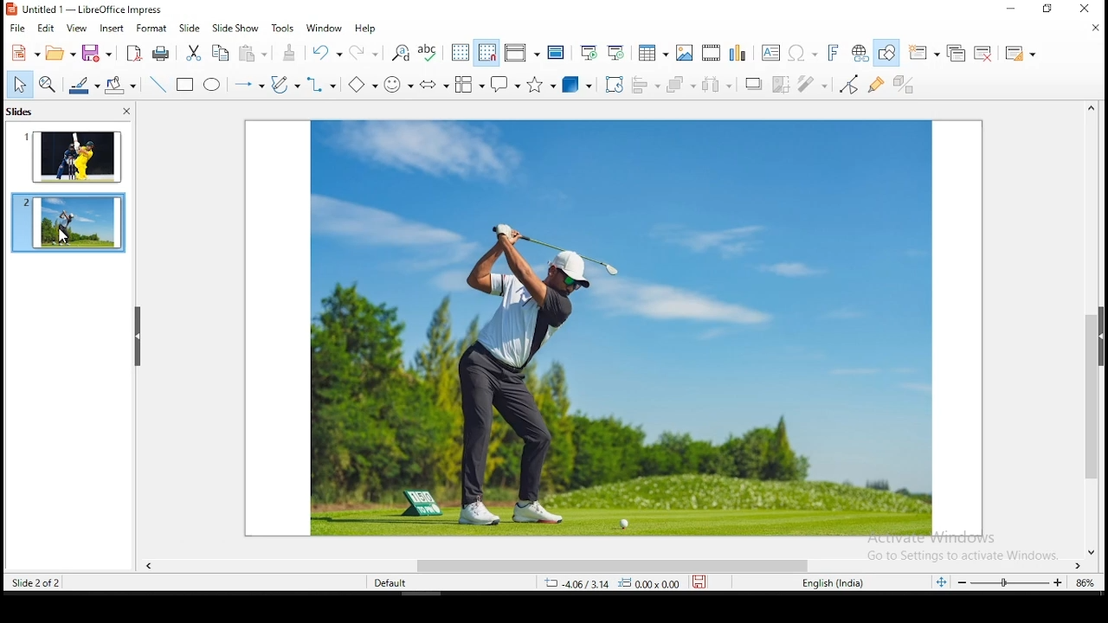  Describe the element at coordinates (189, 28) in the screenshot. I see `slide` at that location.